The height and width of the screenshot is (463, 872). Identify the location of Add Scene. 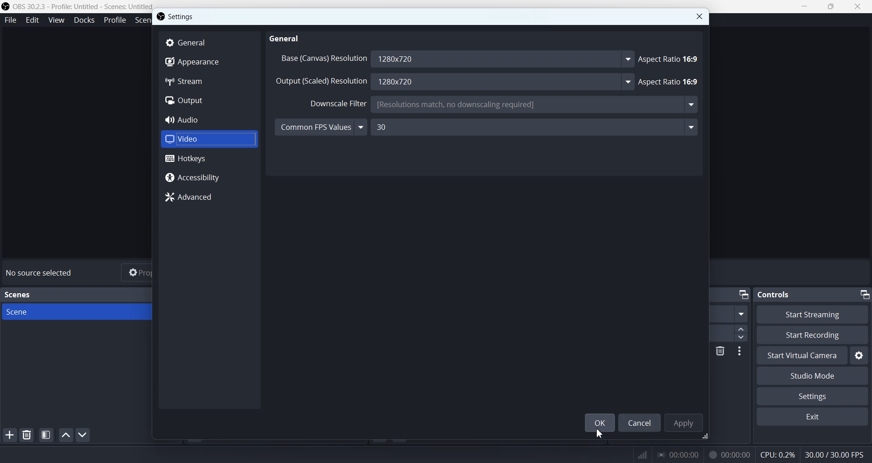
(9, 435).